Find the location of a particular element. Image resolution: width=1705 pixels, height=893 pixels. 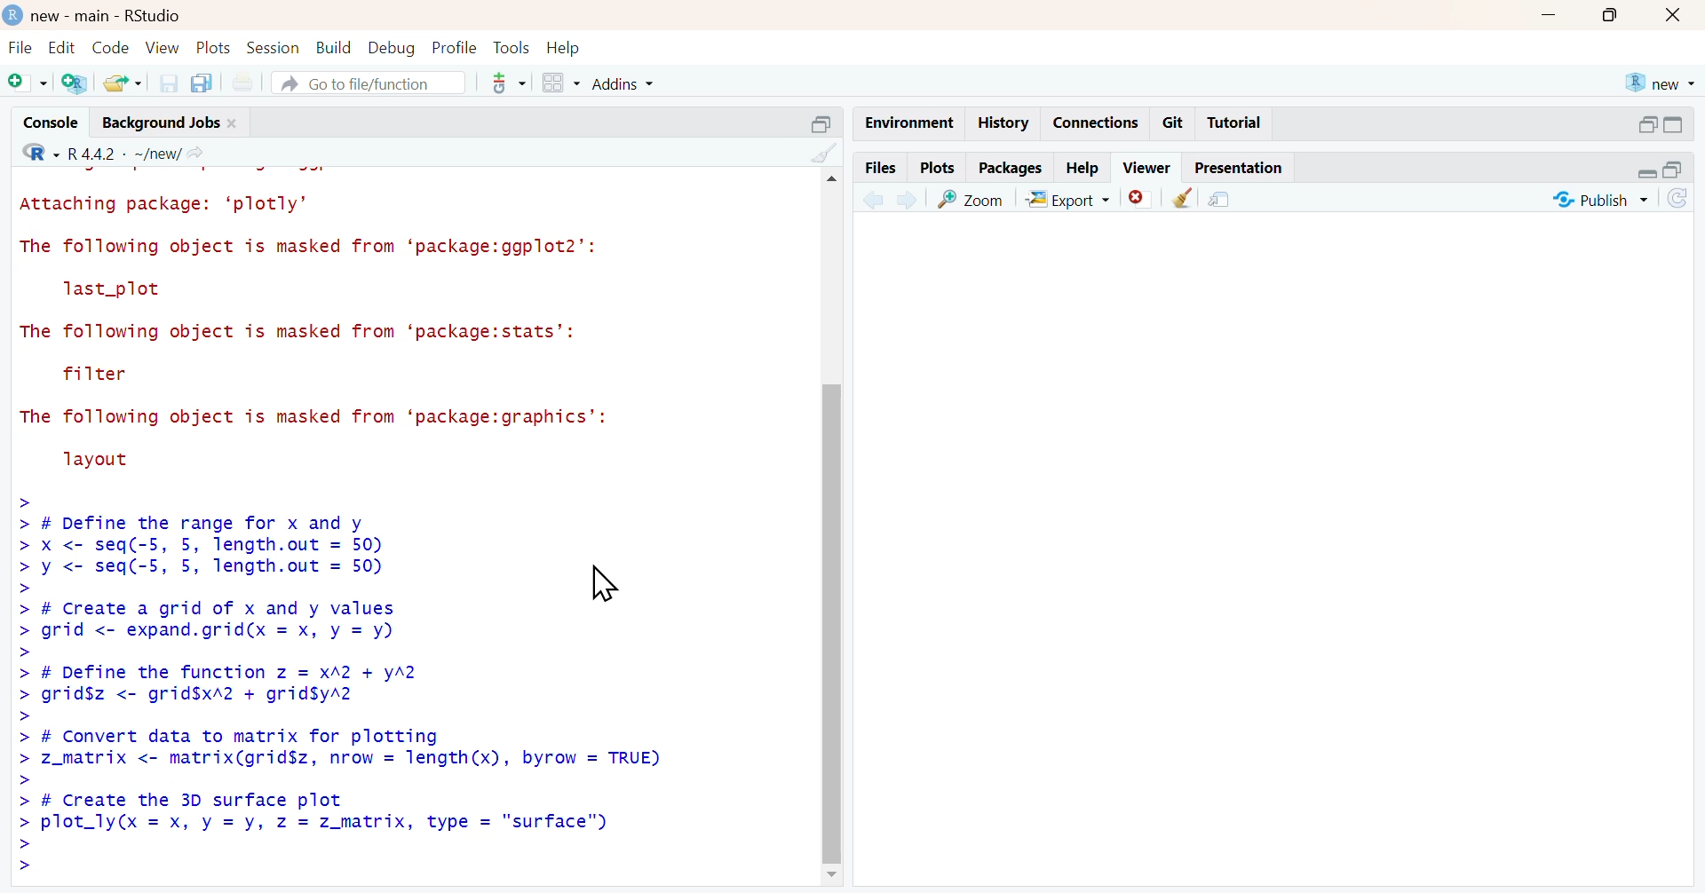

> grid$z <- grid$xA2 + grid$yA2 is located at coordinates (206, 695).